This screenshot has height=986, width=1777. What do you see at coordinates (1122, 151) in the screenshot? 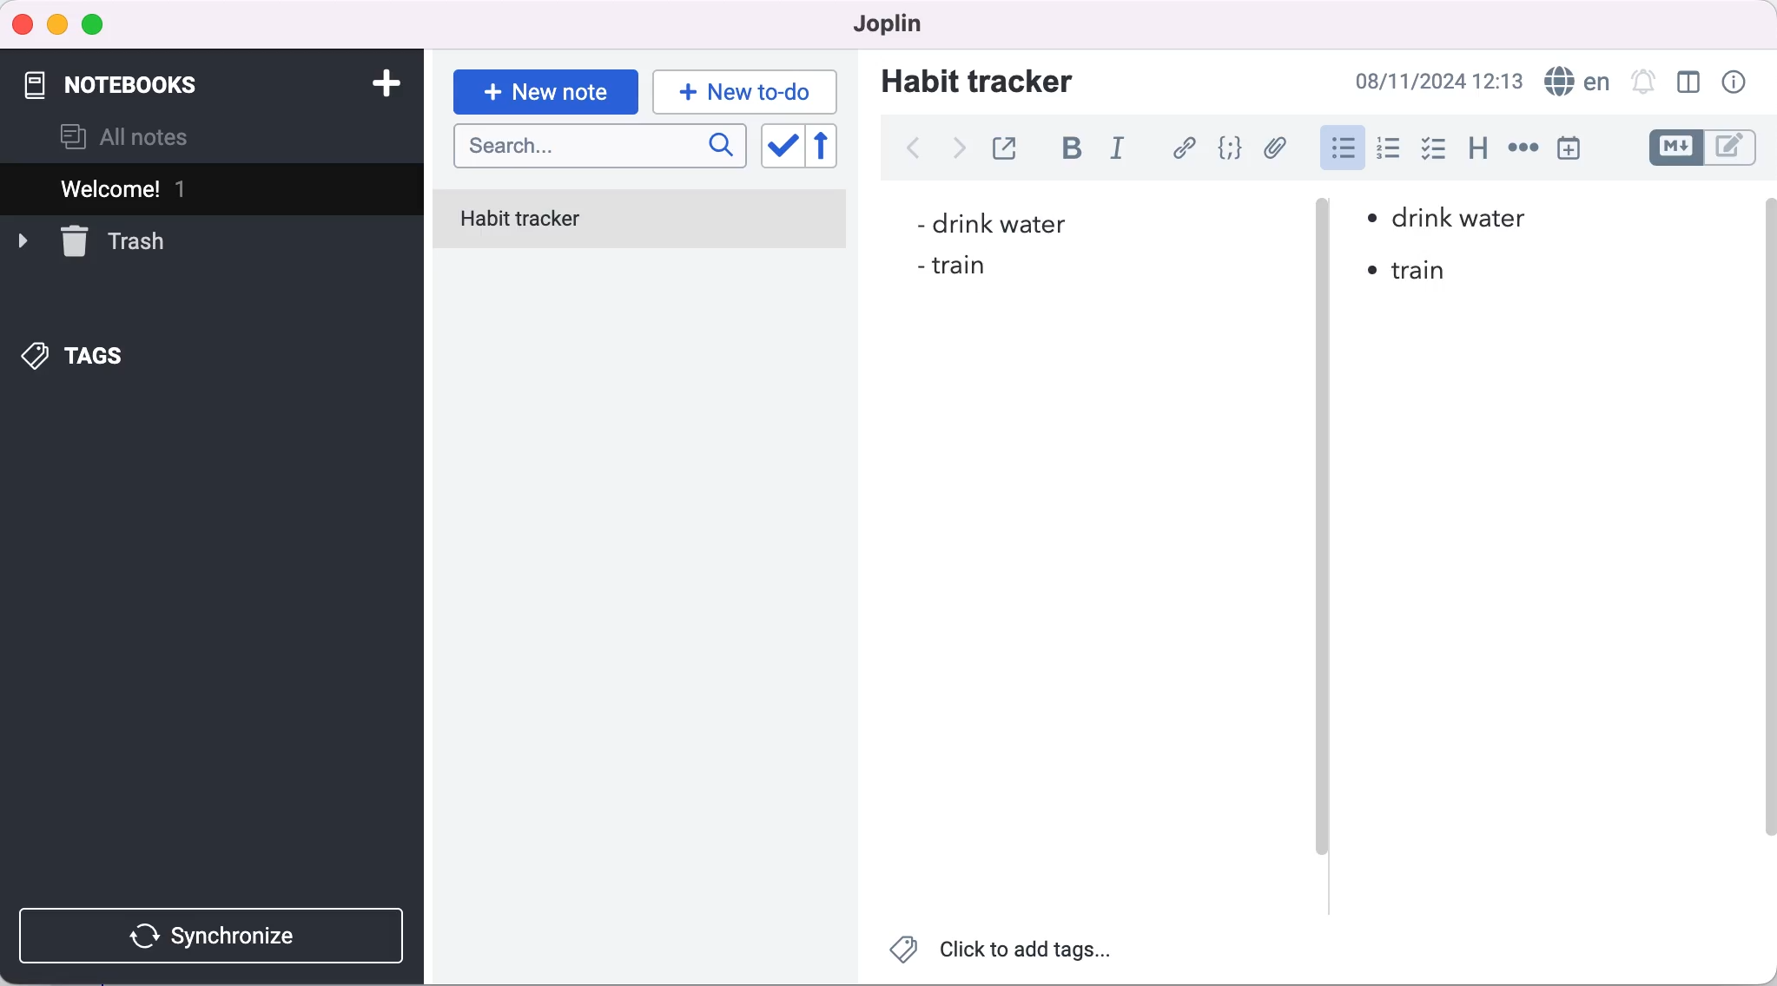
I see `italic` at bounding box center [1122, 151].